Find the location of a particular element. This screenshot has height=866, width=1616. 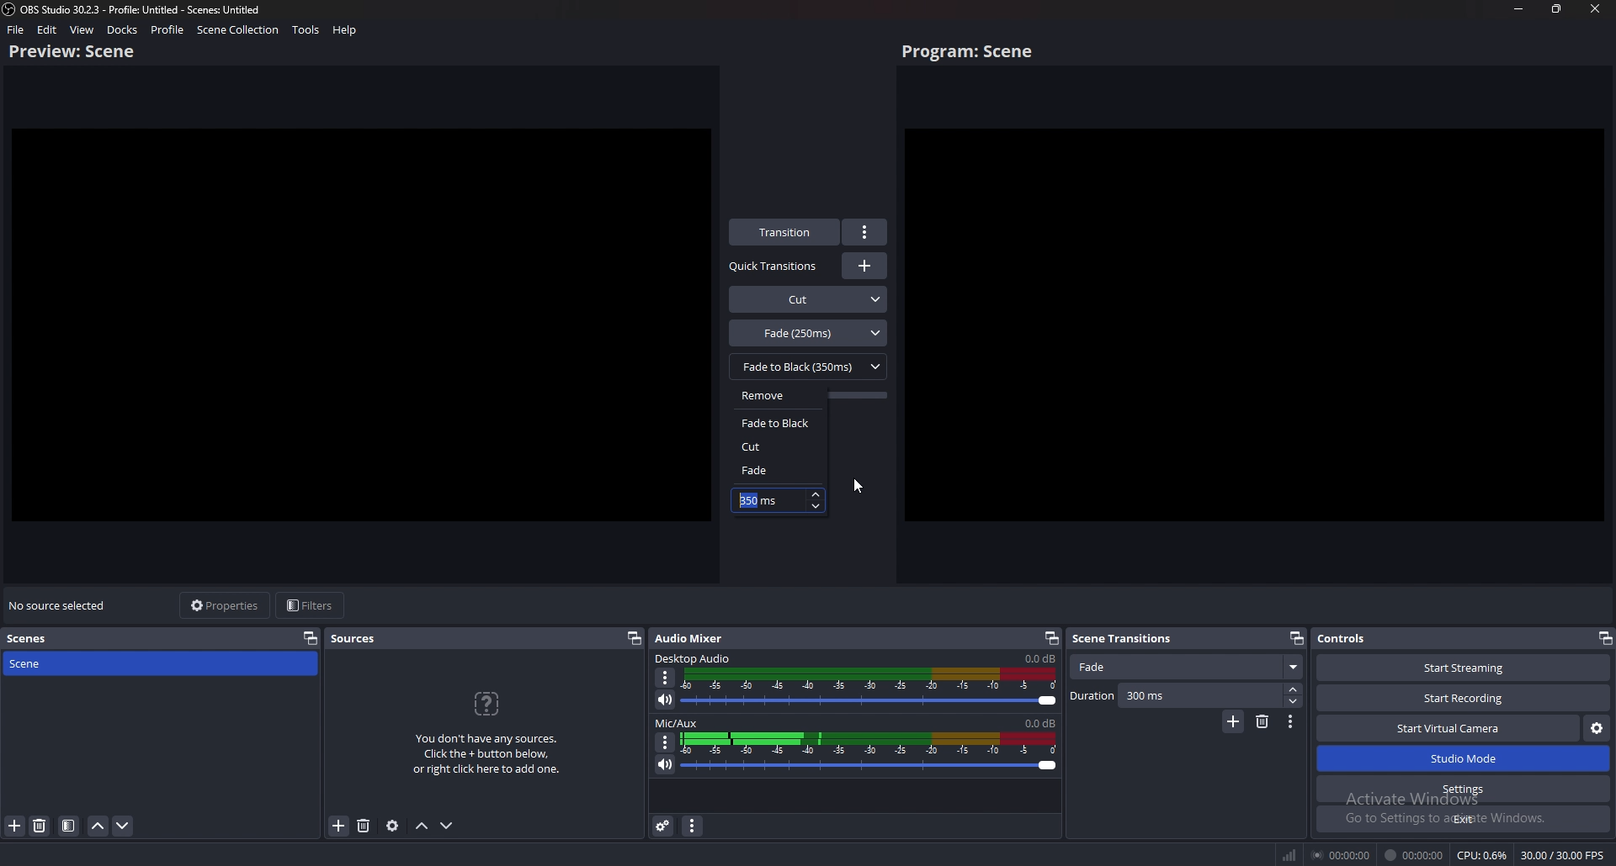

sources is located at coordinates (354, 639).